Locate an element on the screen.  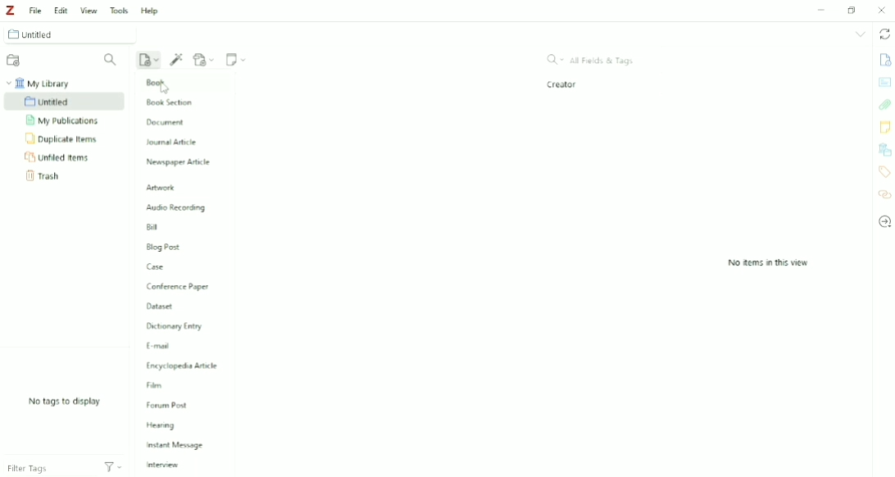
Dictionary Entry is located at coordinates (176, 326).